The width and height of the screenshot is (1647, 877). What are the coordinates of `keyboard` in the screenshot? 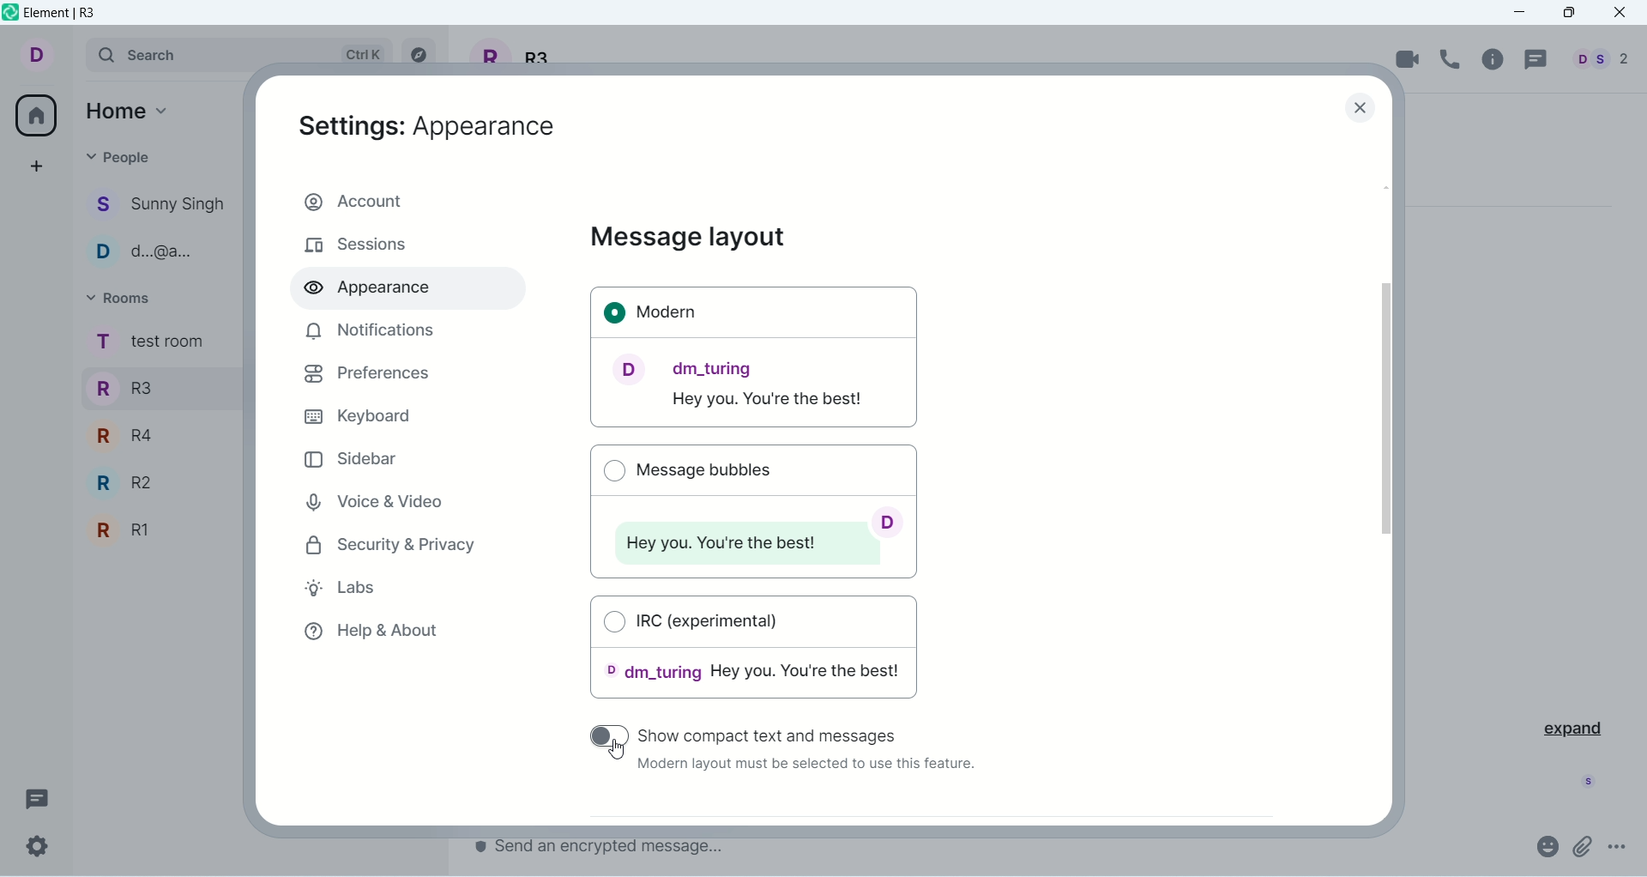 It's located at (356, 414).